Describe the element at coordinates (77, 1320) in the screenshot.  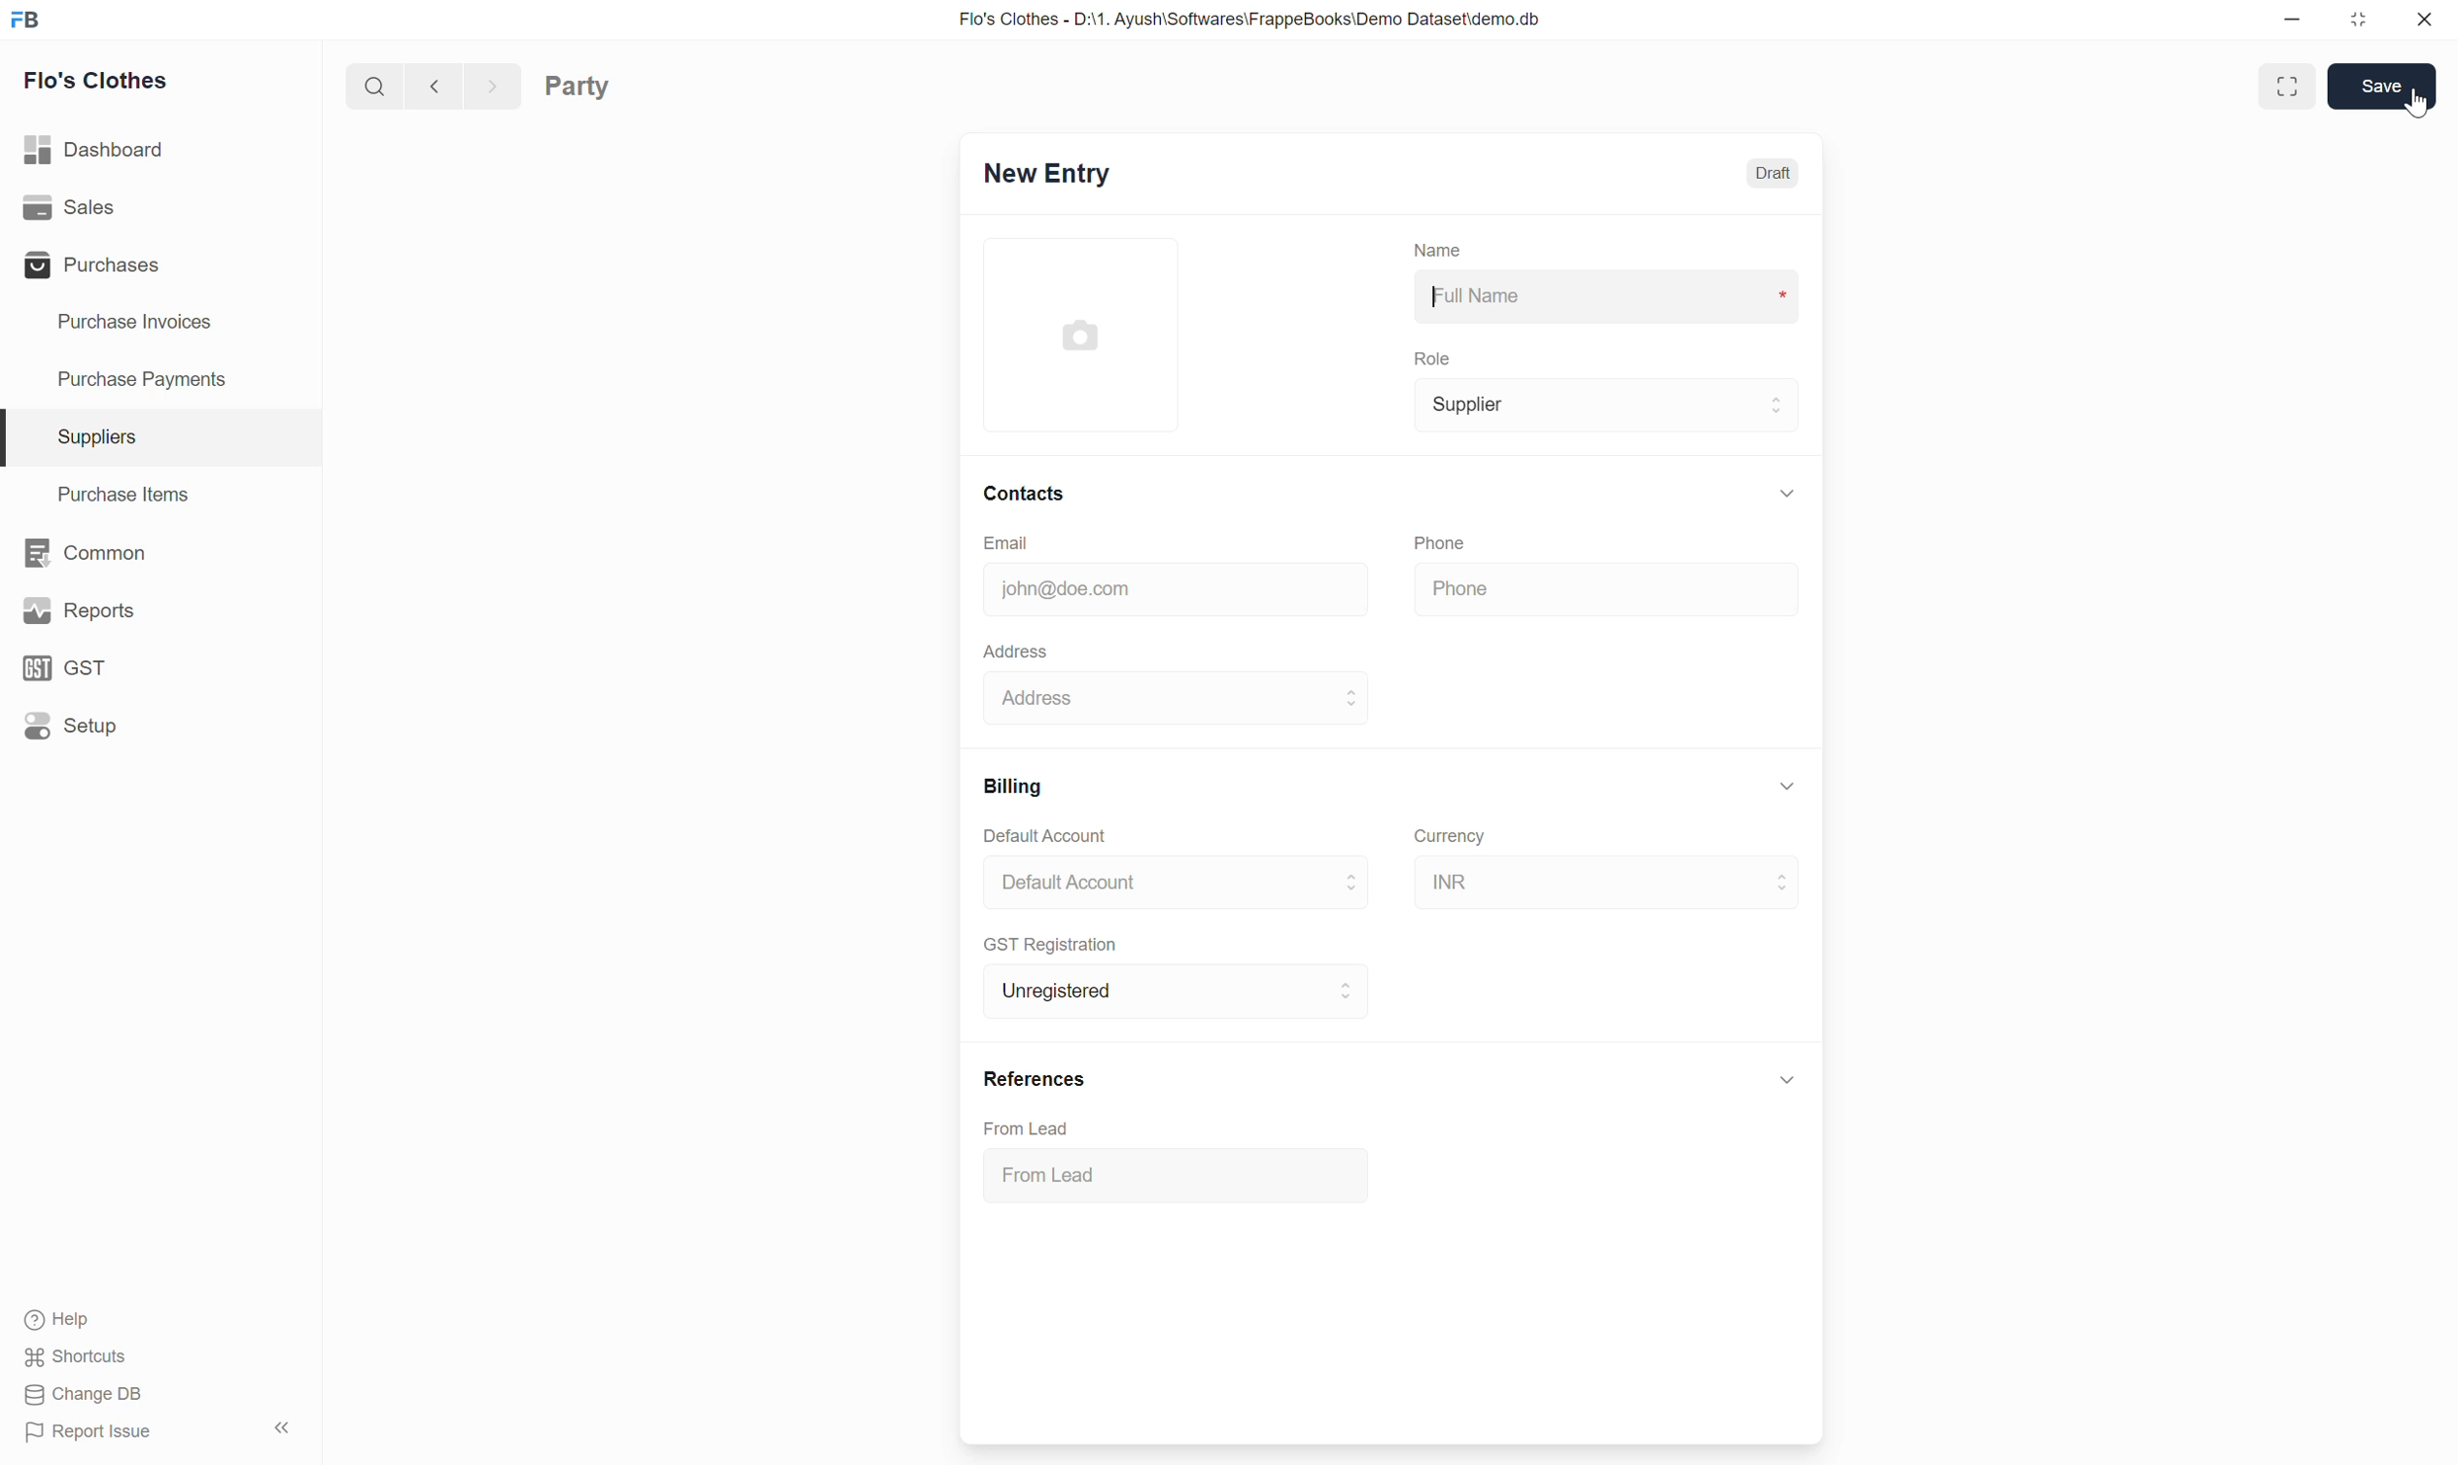
I see `Help` at that location.